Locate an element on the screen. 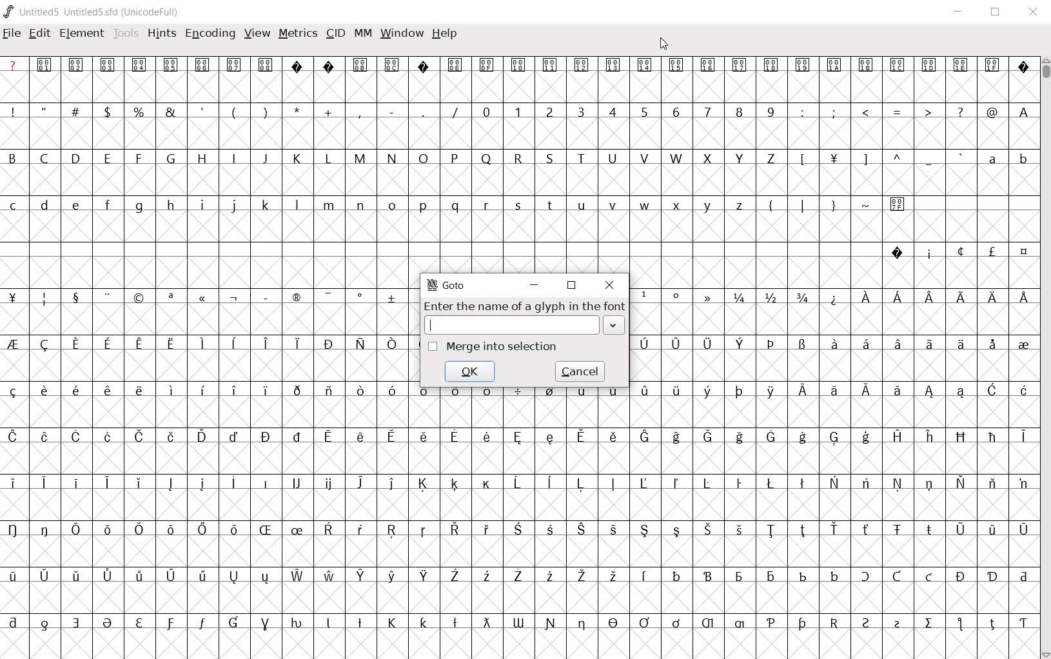  Symbol is located at coordinates (328, 624).